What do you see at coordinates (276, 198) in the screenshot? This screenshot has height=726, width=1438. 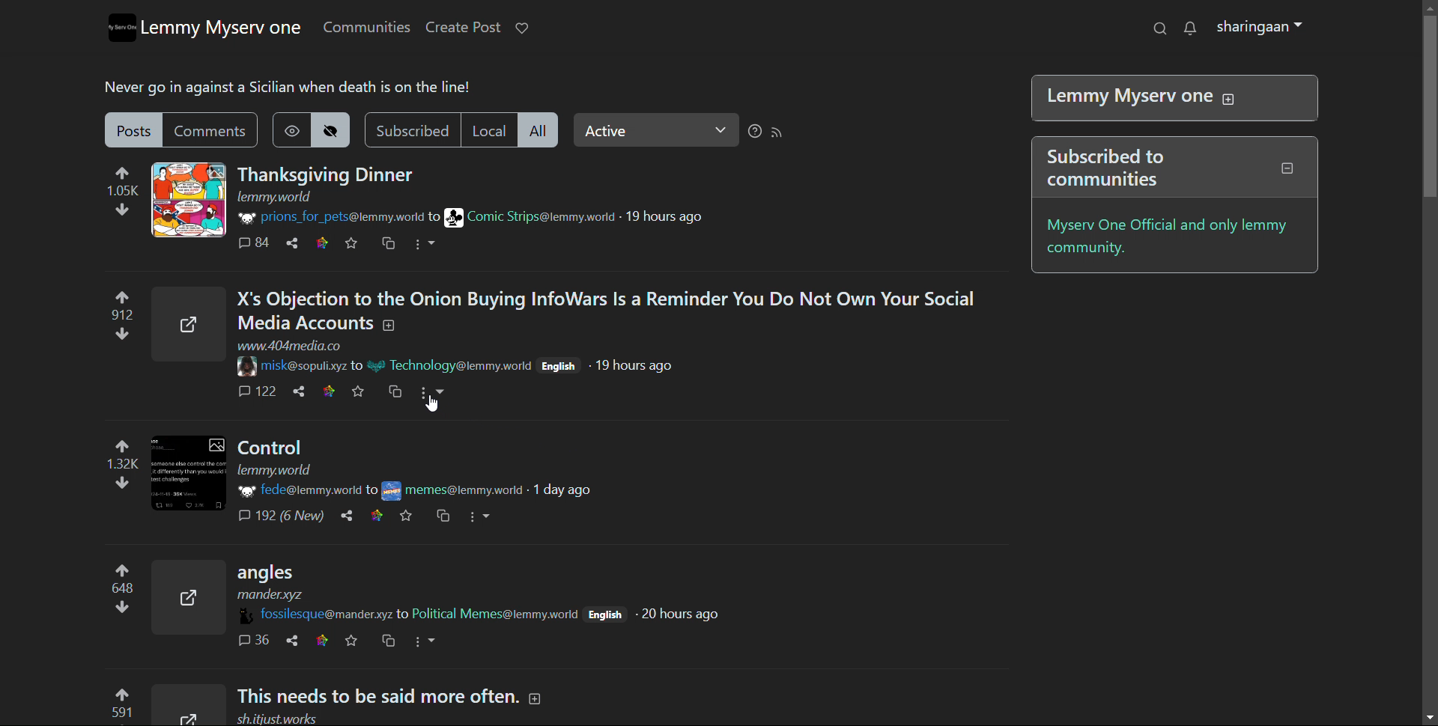 I see `URL` at bounding box center [276, 198].